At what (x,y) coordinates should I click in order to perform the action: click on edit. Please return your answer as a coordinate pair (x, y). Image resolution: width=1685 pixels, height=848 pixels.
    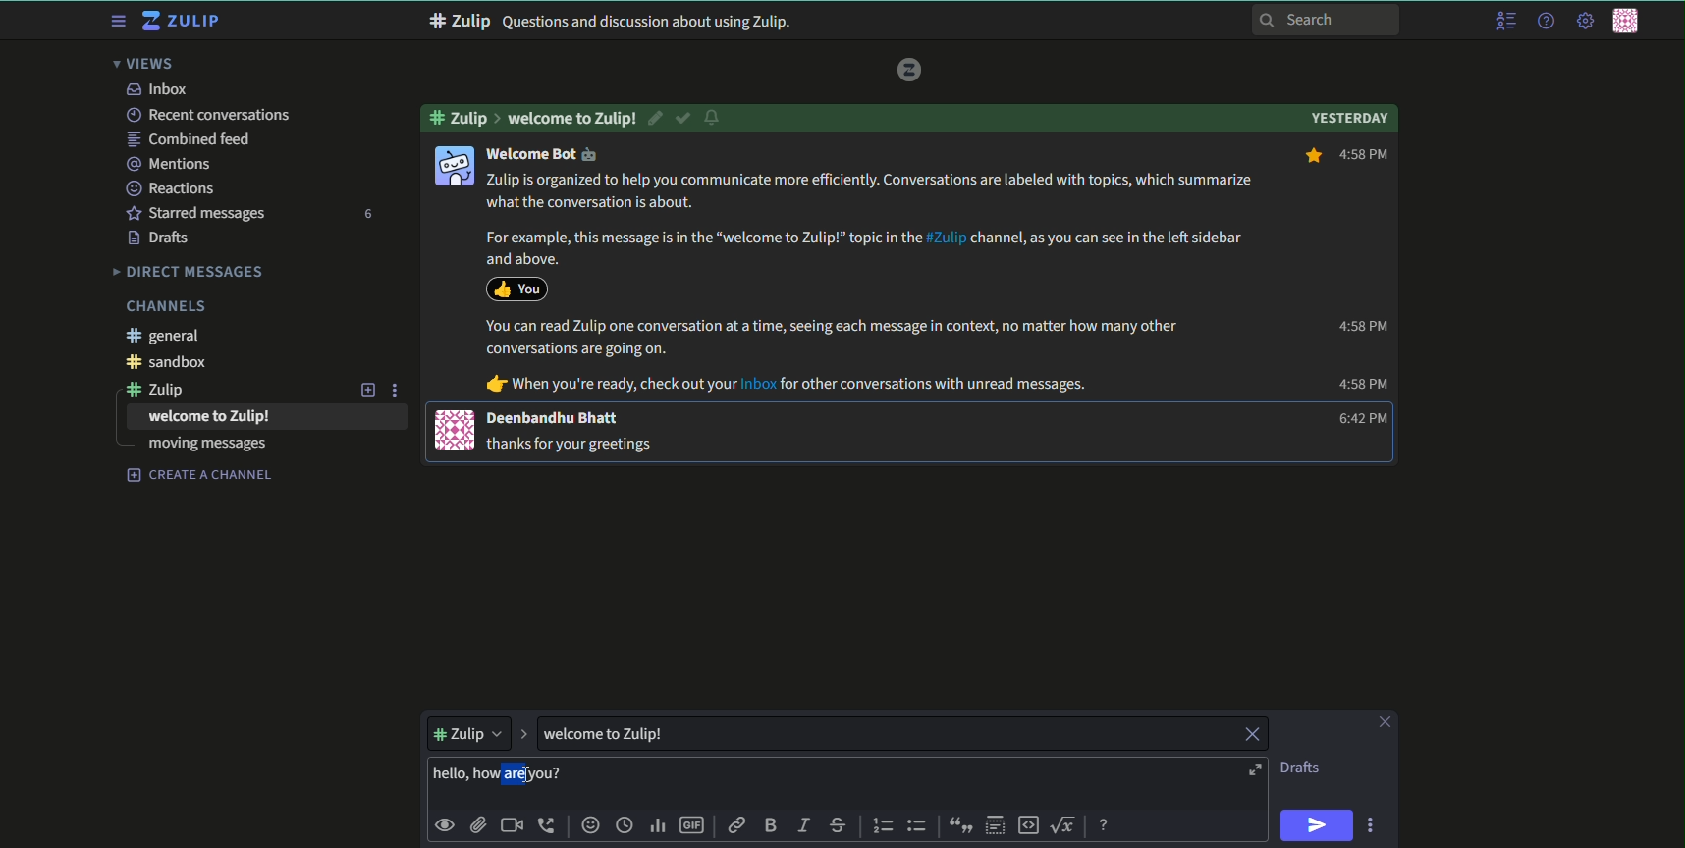
    Looking at the image, I should click on (657, 118).